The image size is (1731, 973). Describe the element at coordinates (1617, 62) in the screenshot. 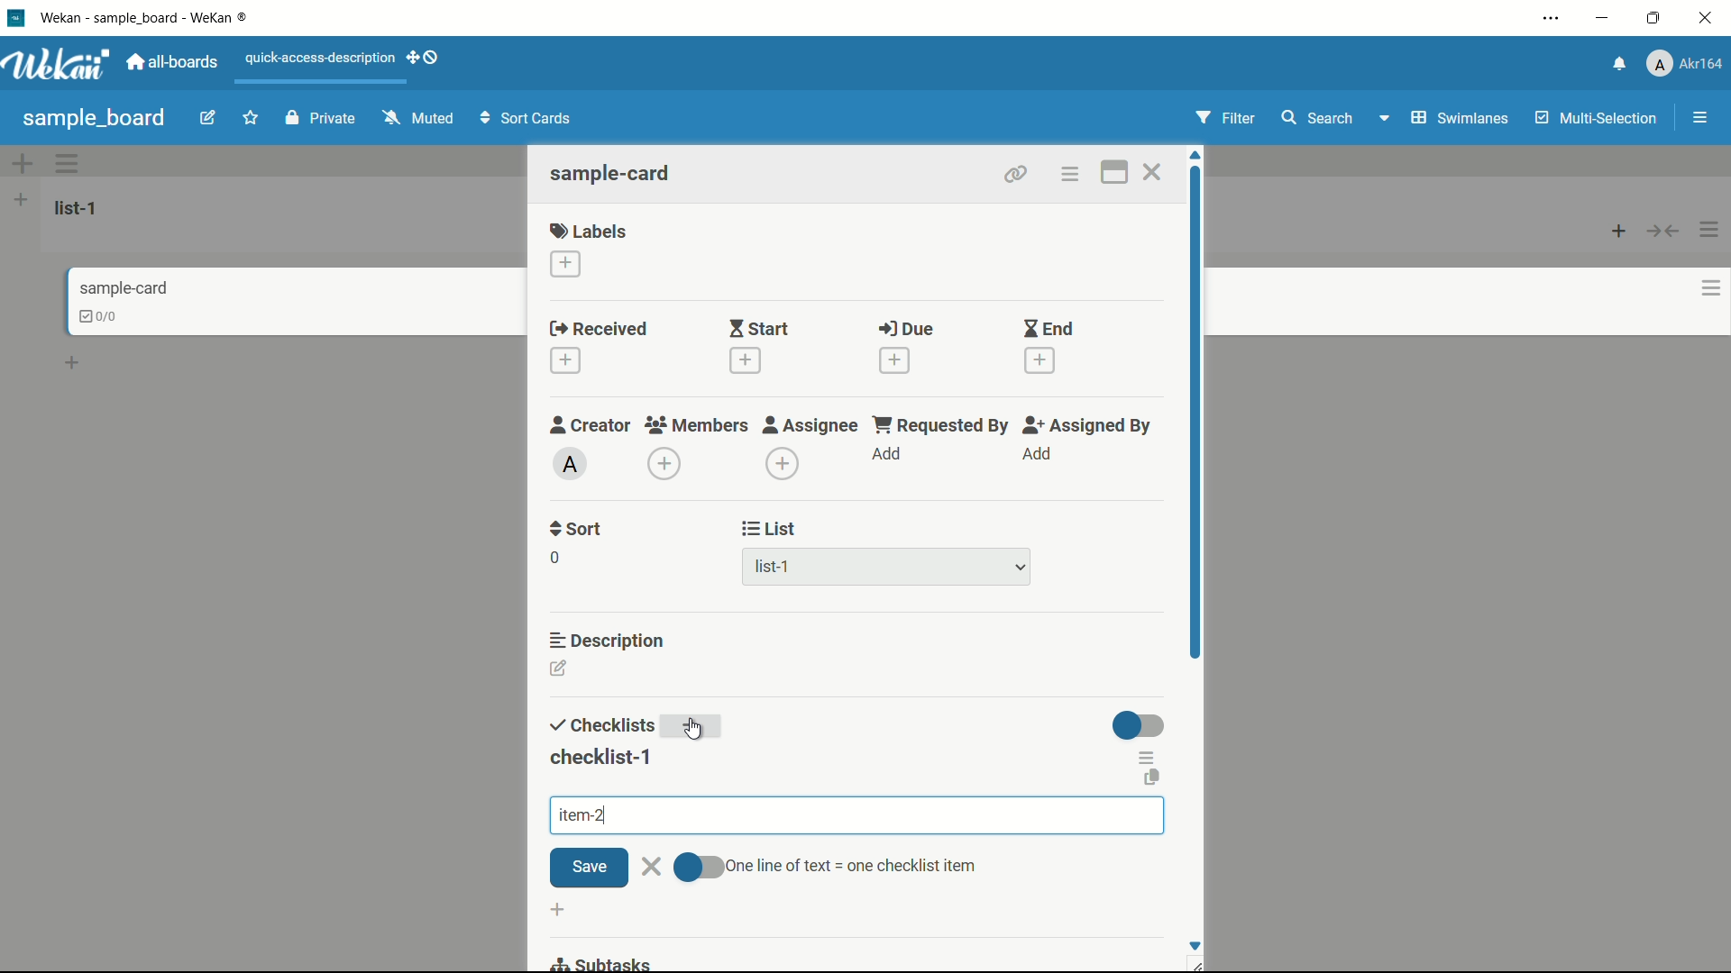

I see `notifications` at that location.